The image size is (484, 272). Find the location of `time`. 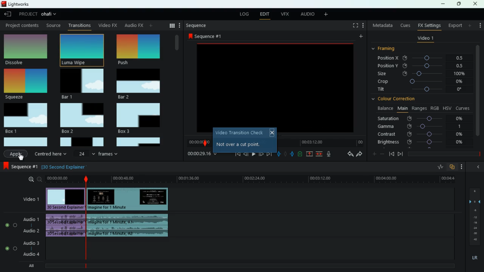

time is located at coordinates (320, 142).